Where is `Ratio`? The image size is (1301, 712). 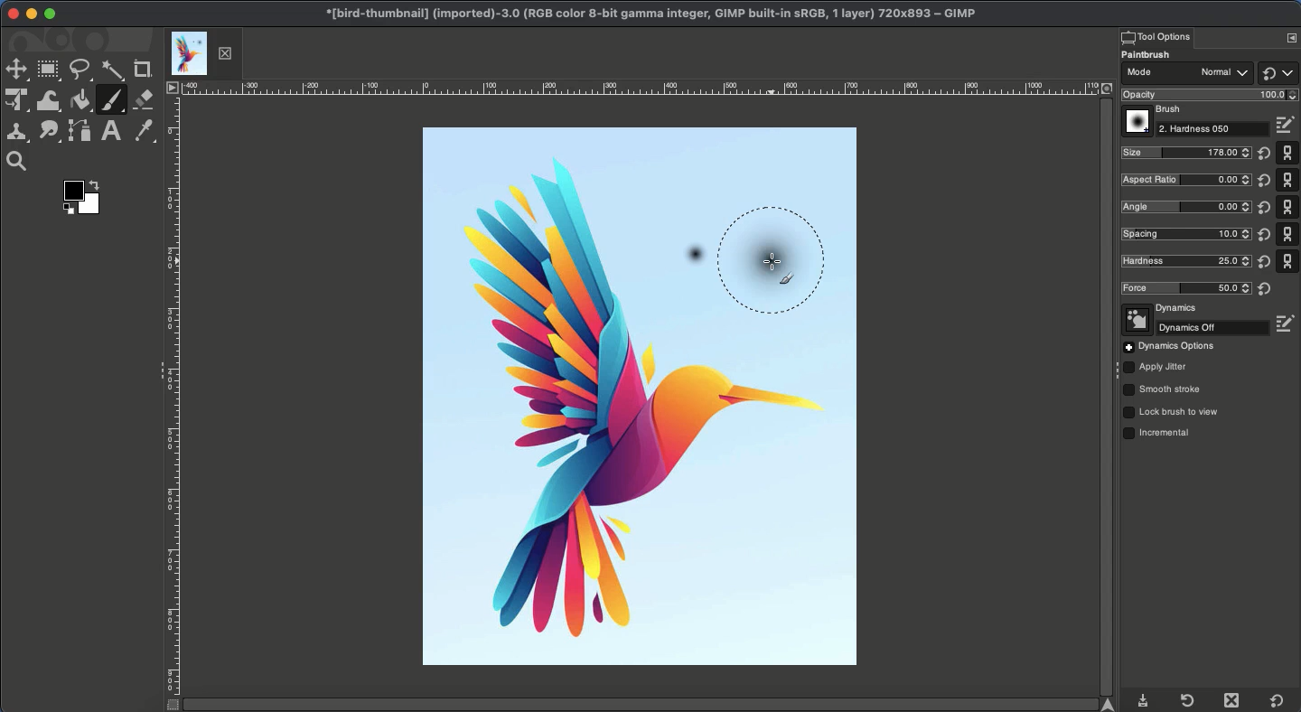 Ratio is located at coordinates (1187, 181).